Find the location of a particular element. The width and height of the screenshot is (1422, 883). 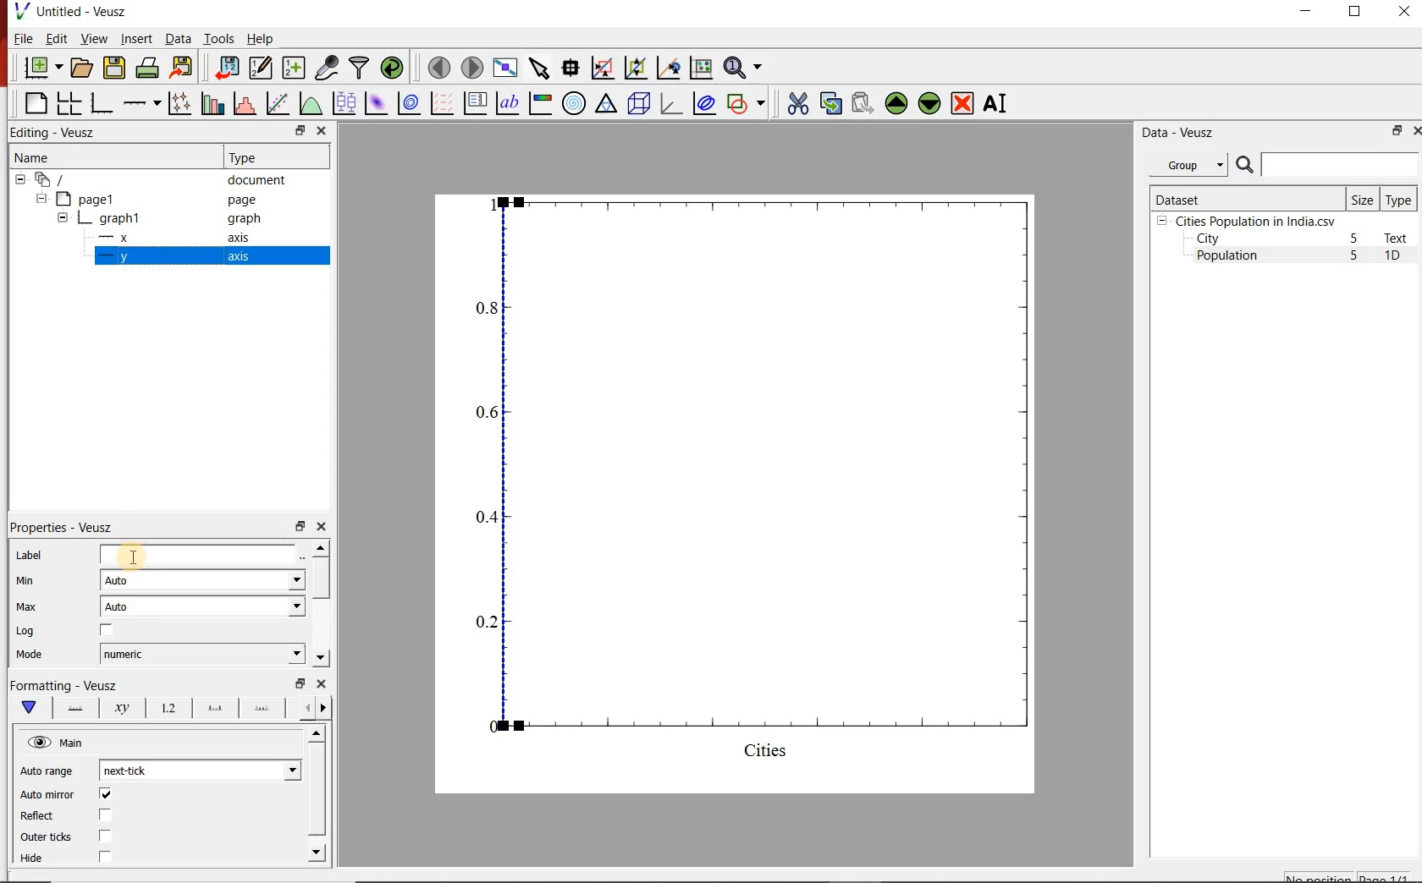

view plot full screen is located at coordinates (505, 68).